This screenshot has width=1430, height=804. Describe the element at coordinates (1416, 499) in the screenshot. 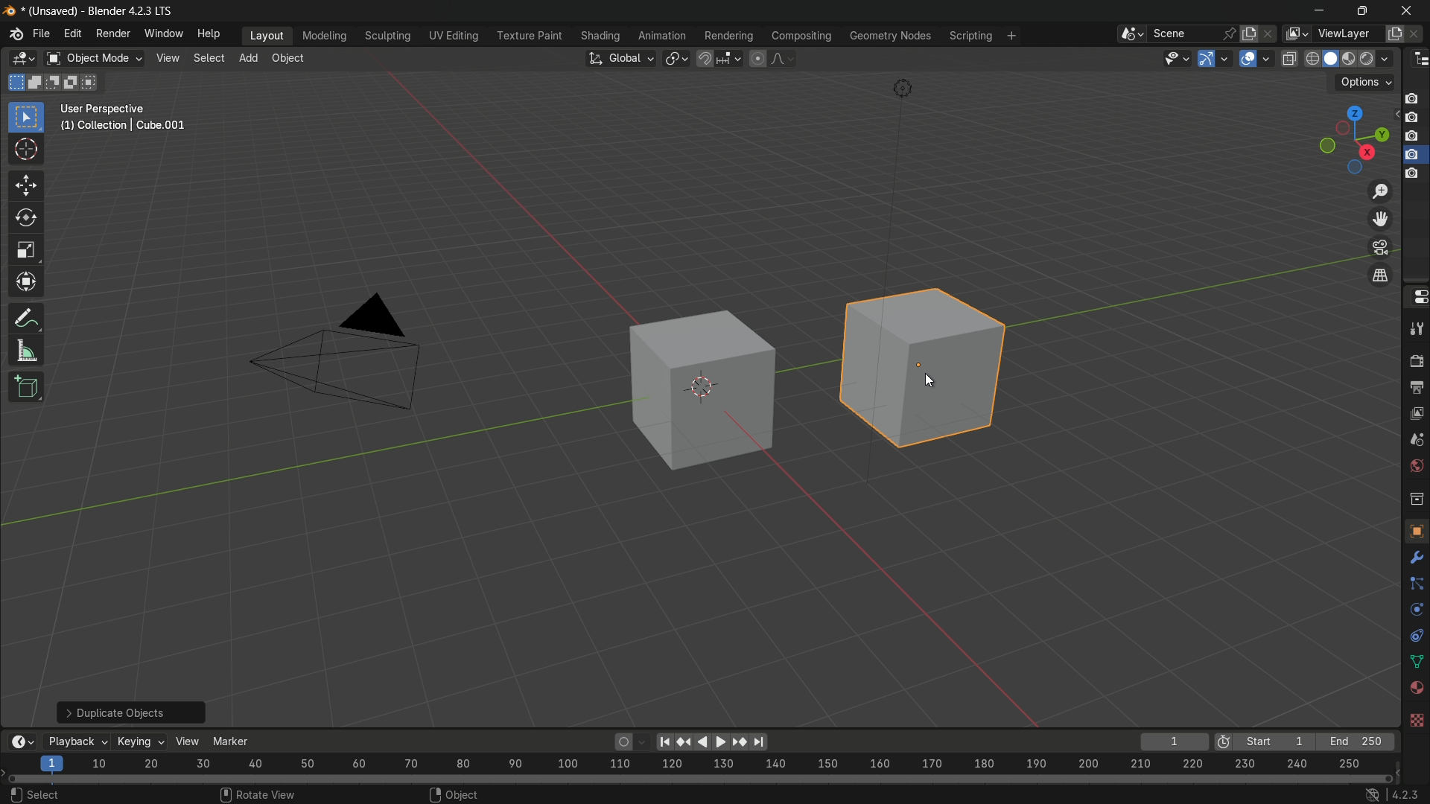

I see `collection` at that location.